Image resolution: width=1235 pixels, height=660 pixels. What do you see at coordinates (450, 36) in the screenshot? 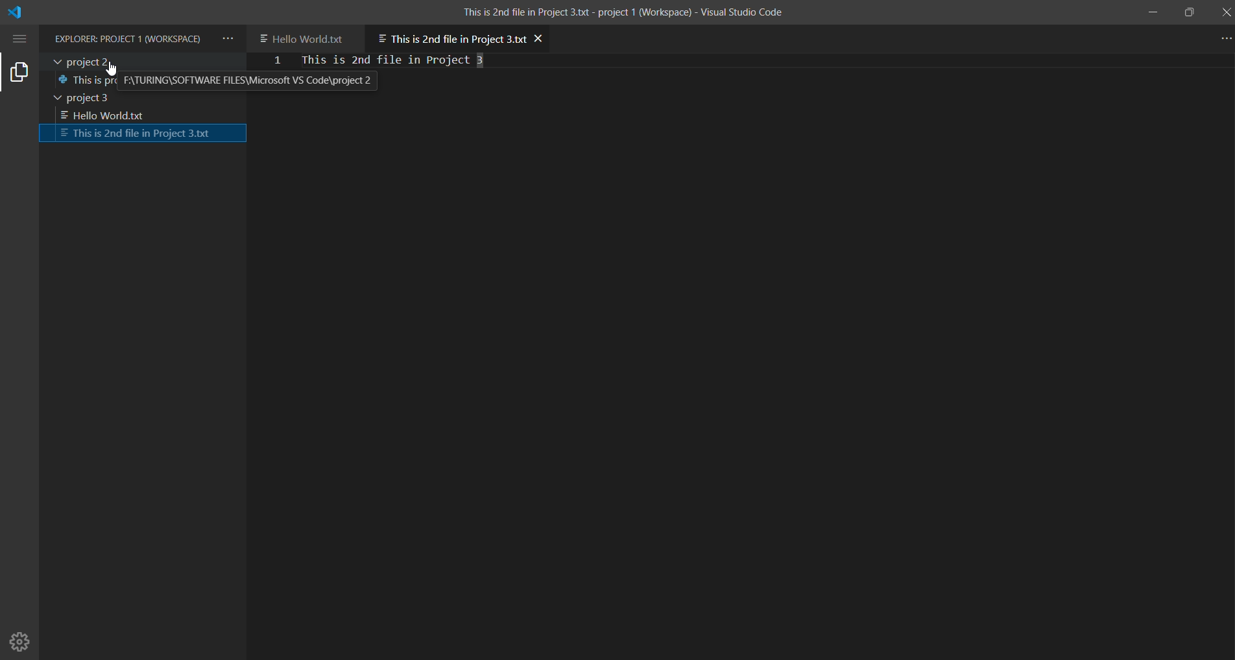
I see `current open file` at bounding box center [450, 36].